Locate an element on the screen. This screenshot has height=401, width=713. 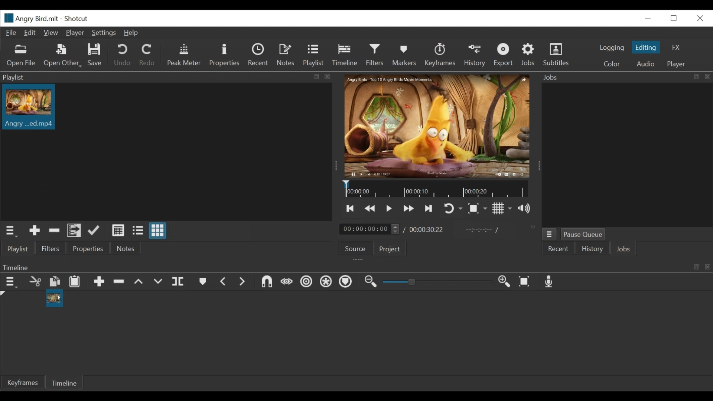
Filters is located at coordinates (375, 55).